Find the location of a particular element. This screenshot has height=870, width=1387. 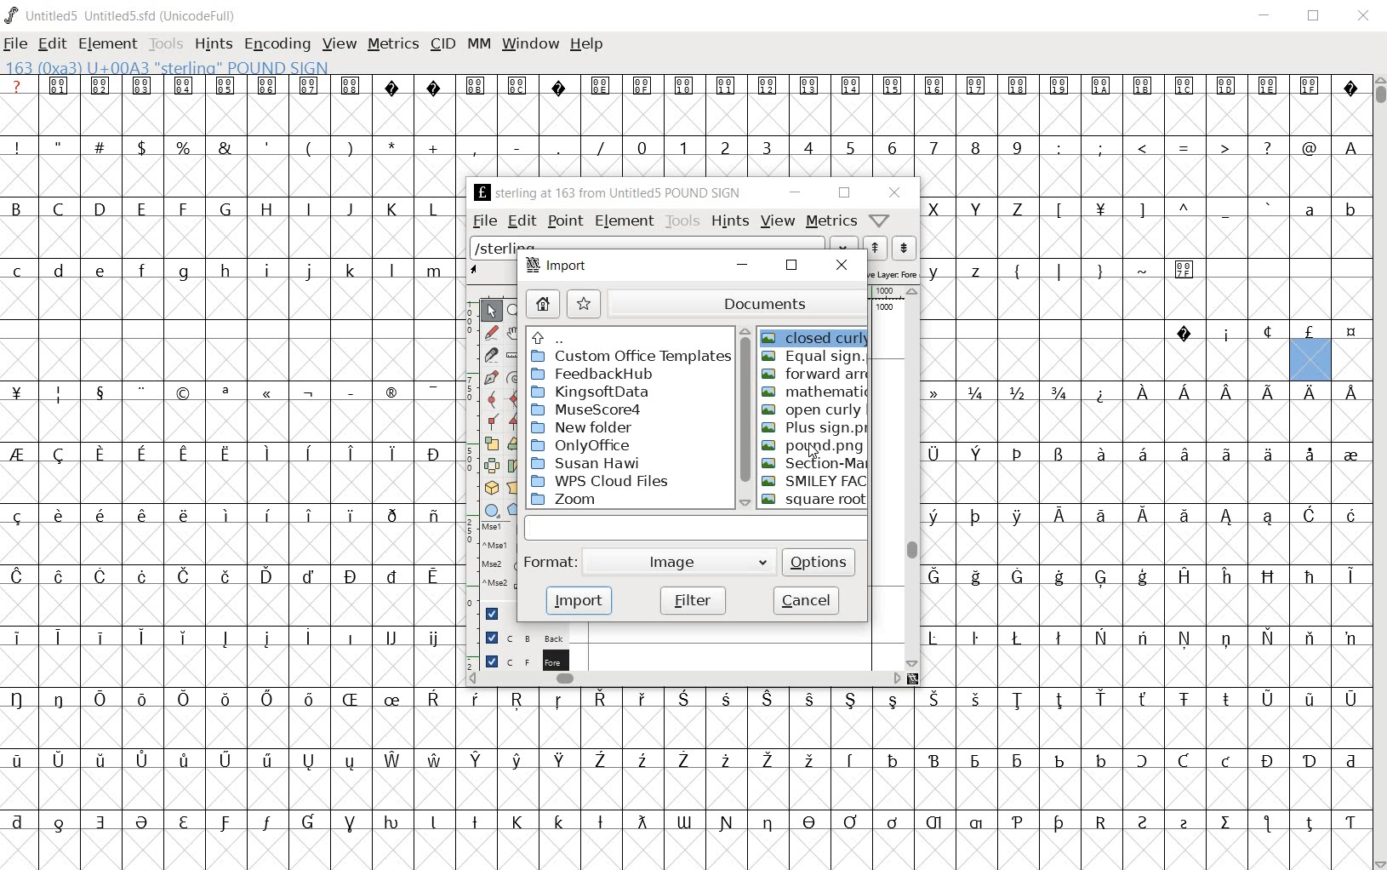

Symbol is located at coordinates (350, 455).